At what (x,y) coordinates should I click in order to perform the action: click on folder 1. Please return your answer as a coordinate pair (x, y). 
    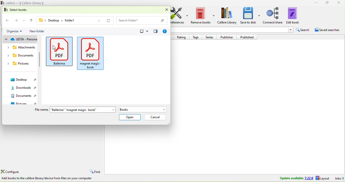
    Looking at the image, I should click on (83, 20).